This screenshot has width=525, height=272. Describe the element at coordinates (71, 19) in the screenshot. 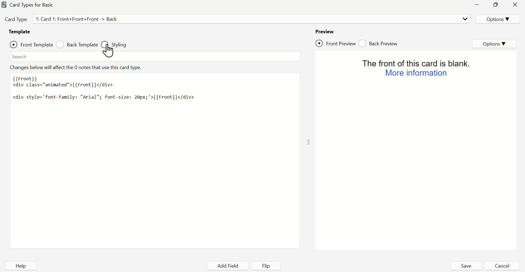

I see `Card Type` at that location.